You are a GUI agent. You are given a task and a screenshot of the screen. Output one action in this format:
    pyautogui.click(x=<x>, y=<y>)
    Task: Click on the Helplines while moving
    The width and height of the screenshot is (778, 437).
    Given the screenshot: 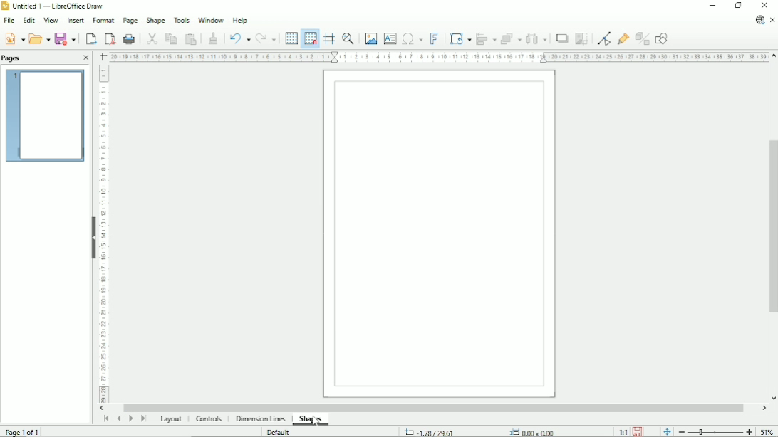 What is the action you would take?
    pyautogui.click(x=328, y=38)
    